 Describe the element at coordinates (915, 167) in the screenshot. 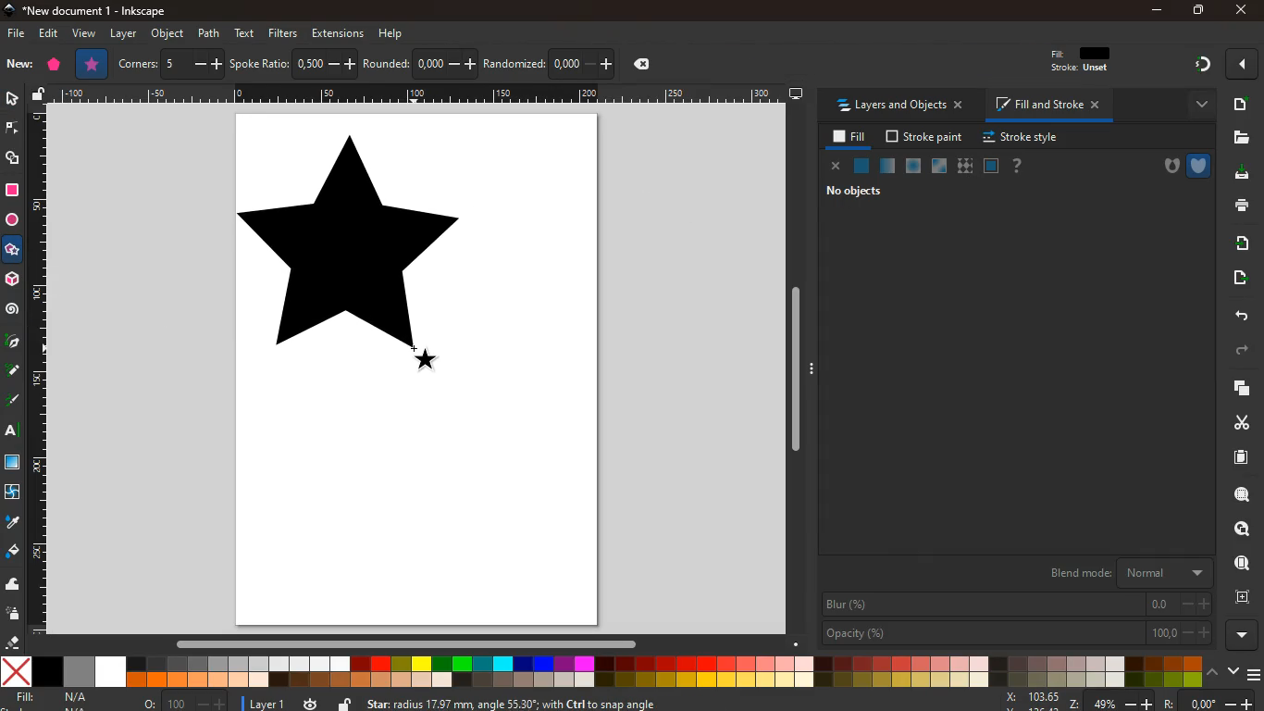

I see `ice` at that location.